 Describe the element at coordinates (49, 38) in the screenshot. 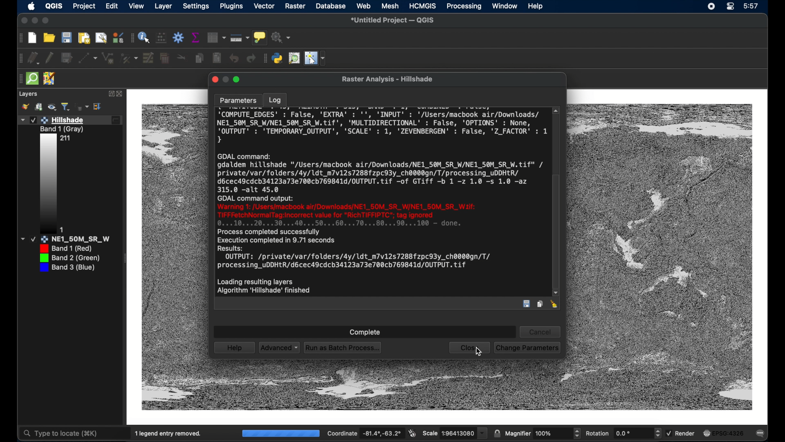

I see `open` at that location.